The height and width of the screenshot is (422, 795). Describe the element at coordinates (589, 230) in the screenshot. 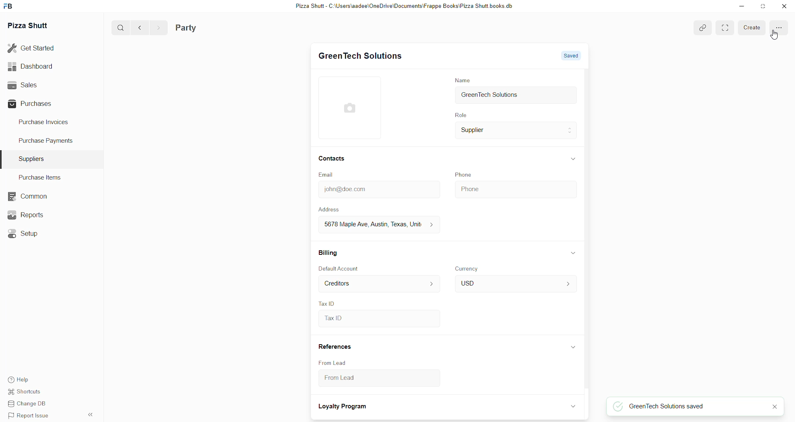

I see `vertical scrollbar` at that location.